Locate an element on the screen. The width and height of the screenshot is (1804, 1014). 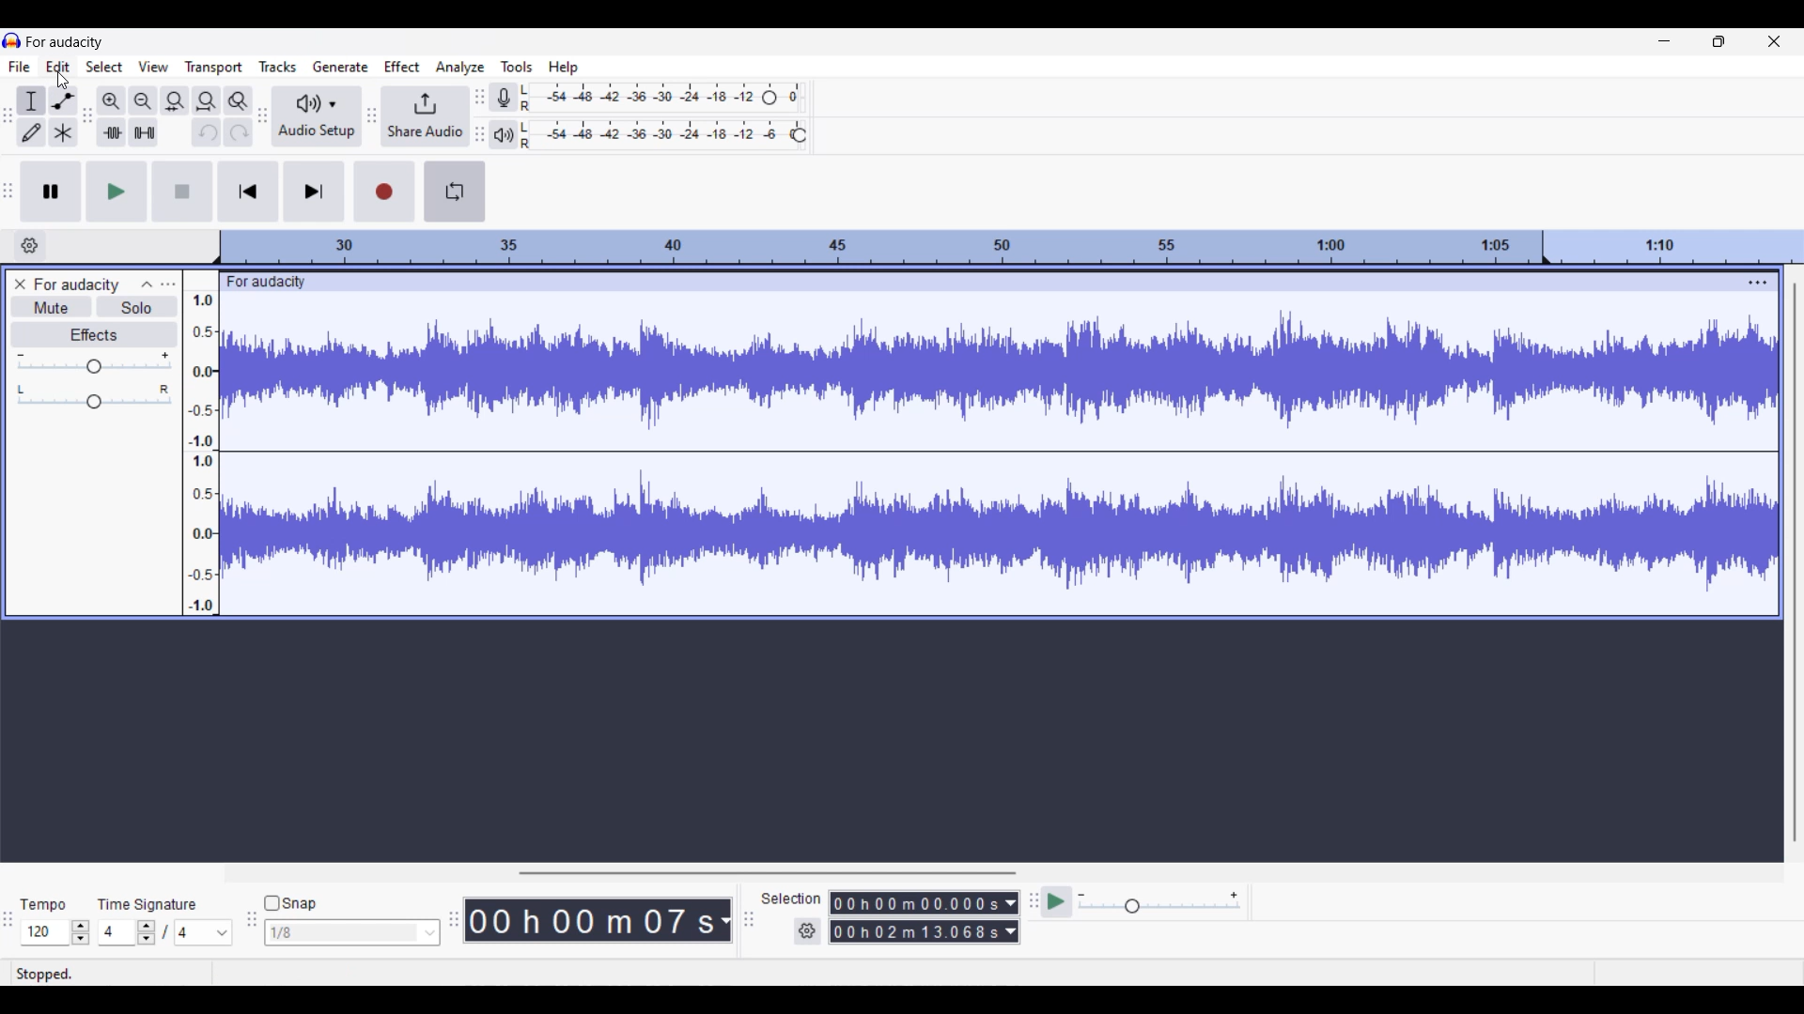
Software logo is located at coordinates (12, 40).